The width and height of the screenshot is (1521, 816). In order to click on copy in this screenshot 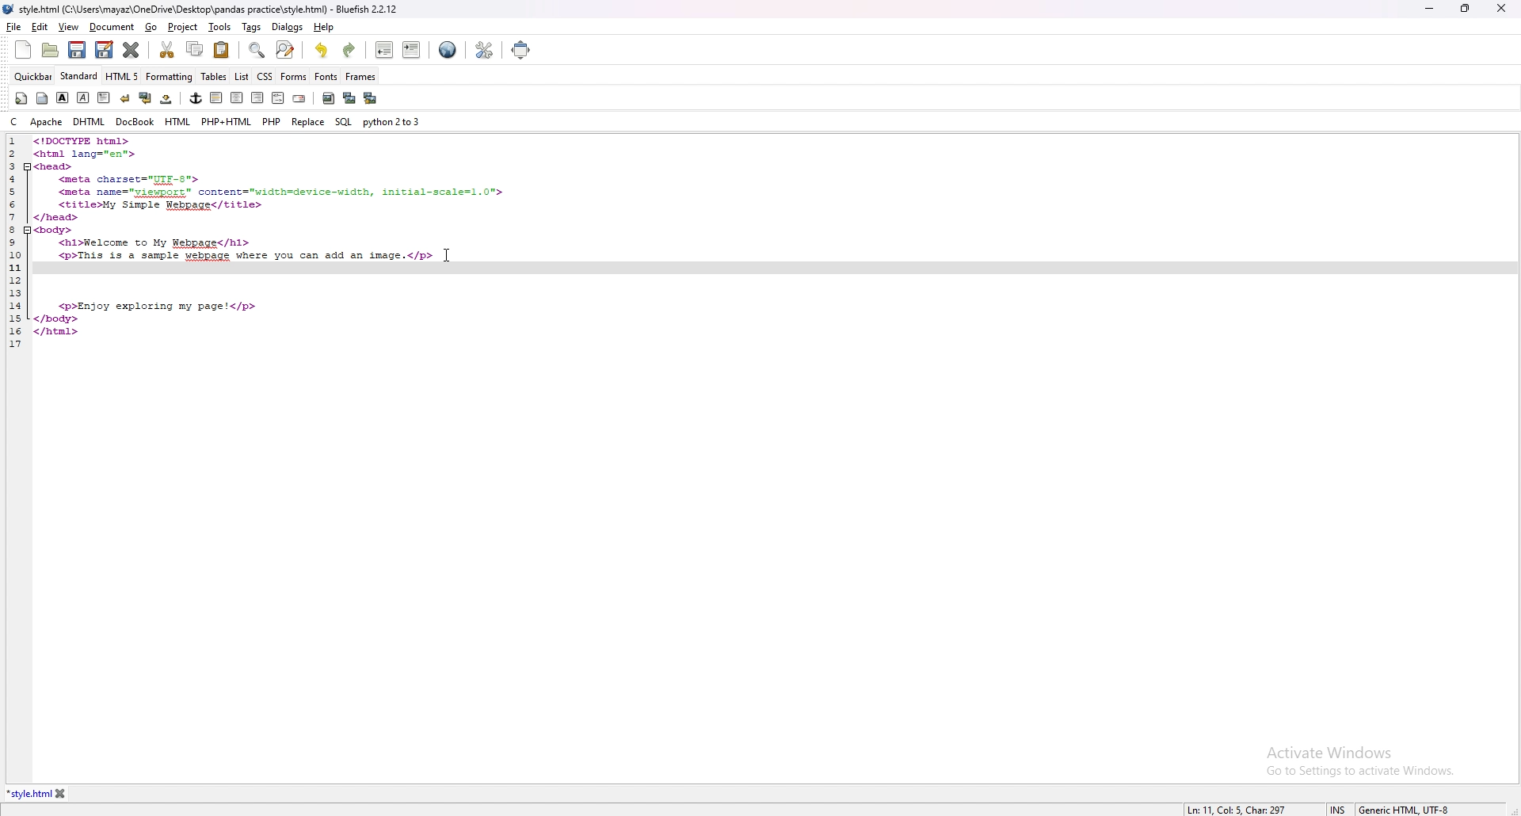, I will do `click(194, 49)`.